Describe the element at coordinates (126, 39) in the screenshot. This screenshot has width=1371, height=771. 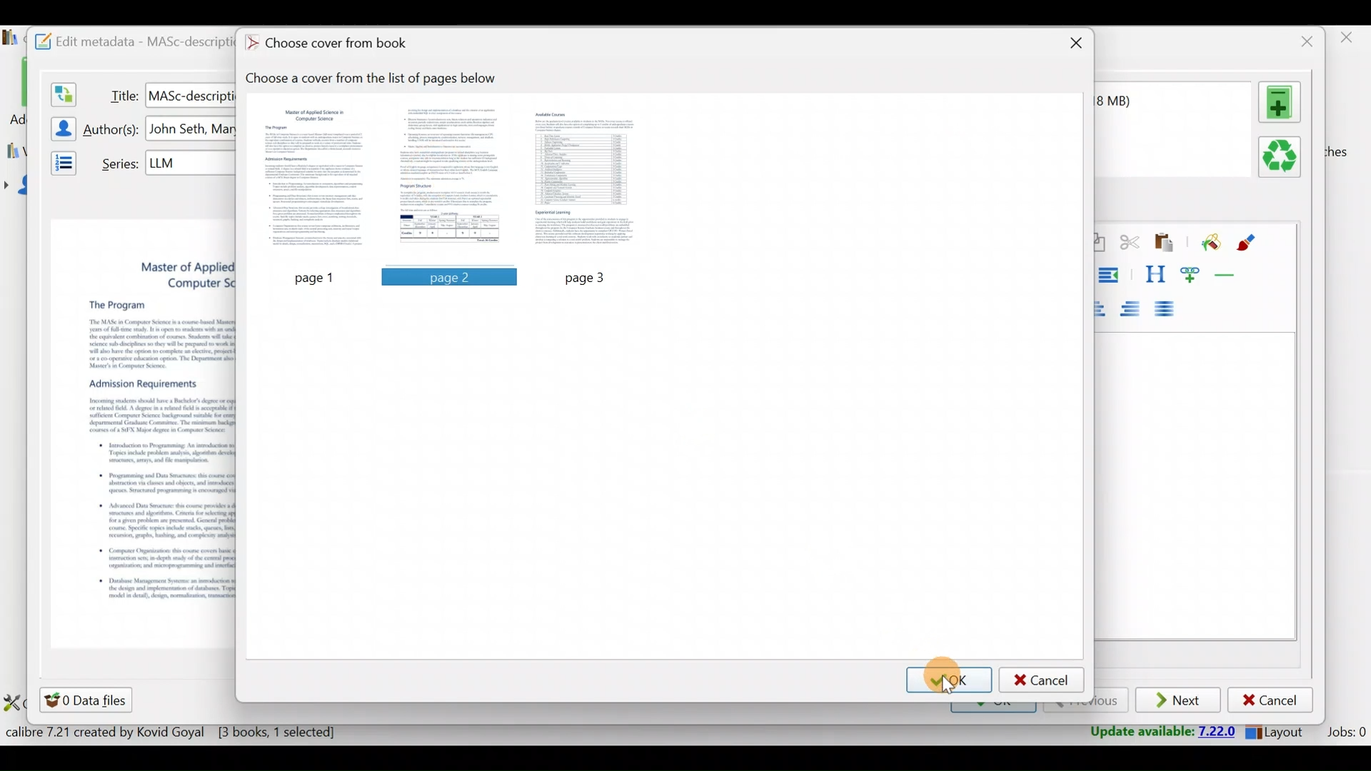
I see `Edit metadata` at that location.